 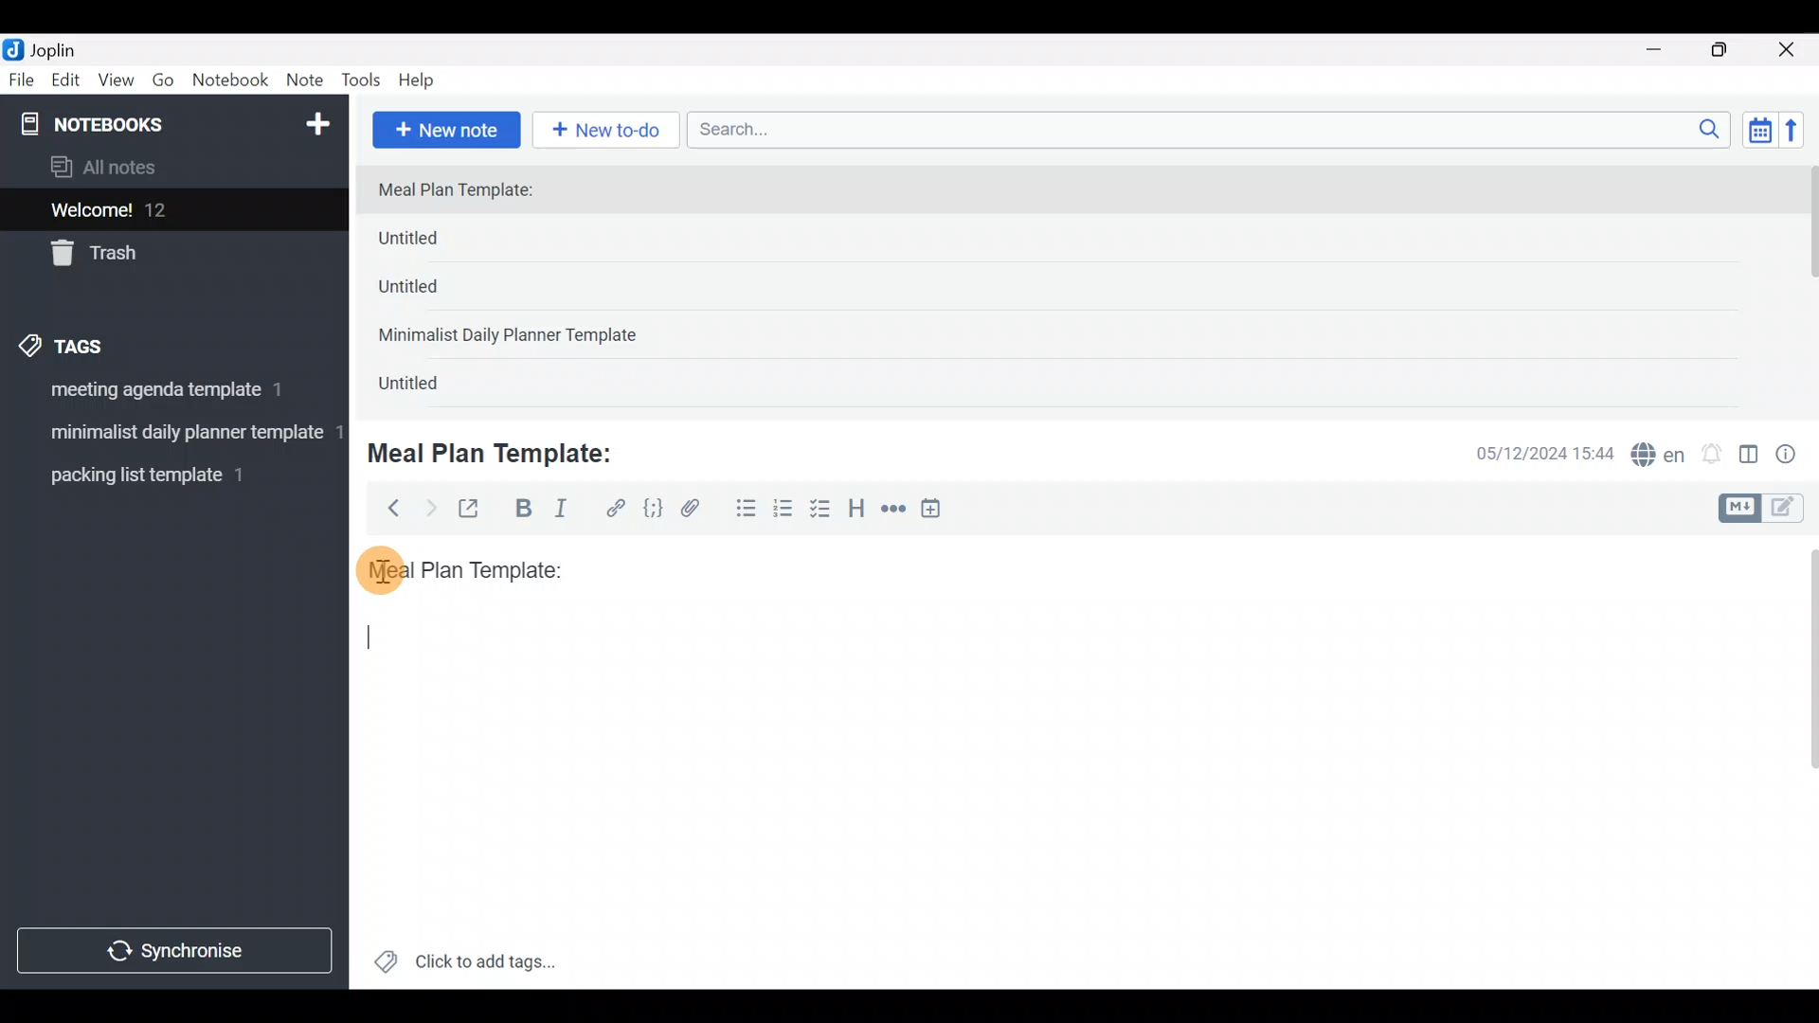 I want to click on Click to add tags, so click(x=464, y=968).